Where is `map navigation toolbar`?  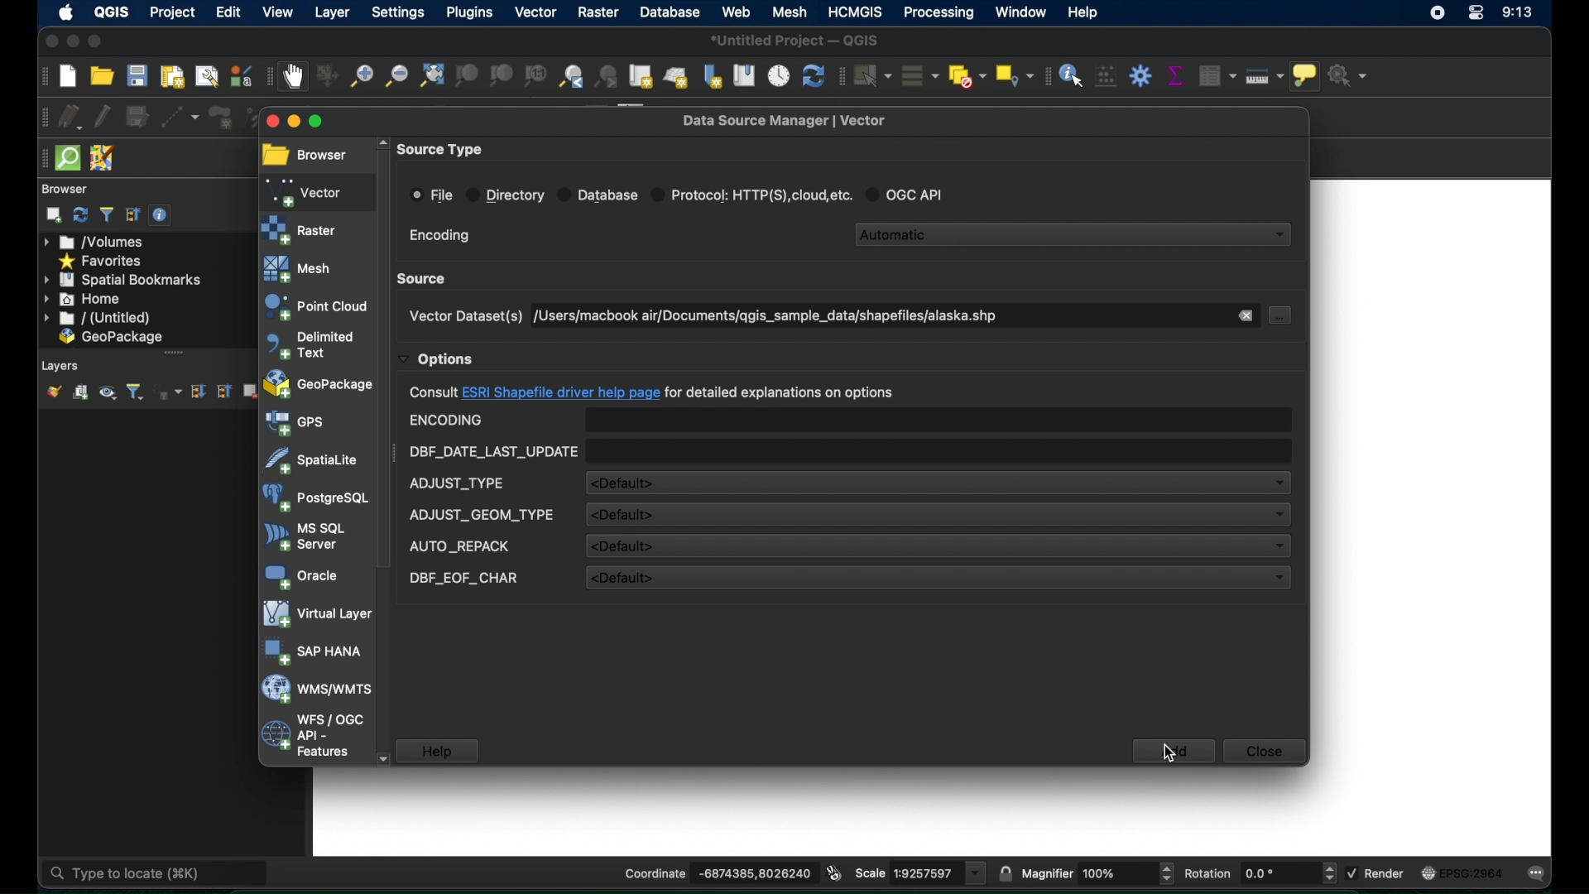
map navigation toolbar is located at coordinates (267, 79).